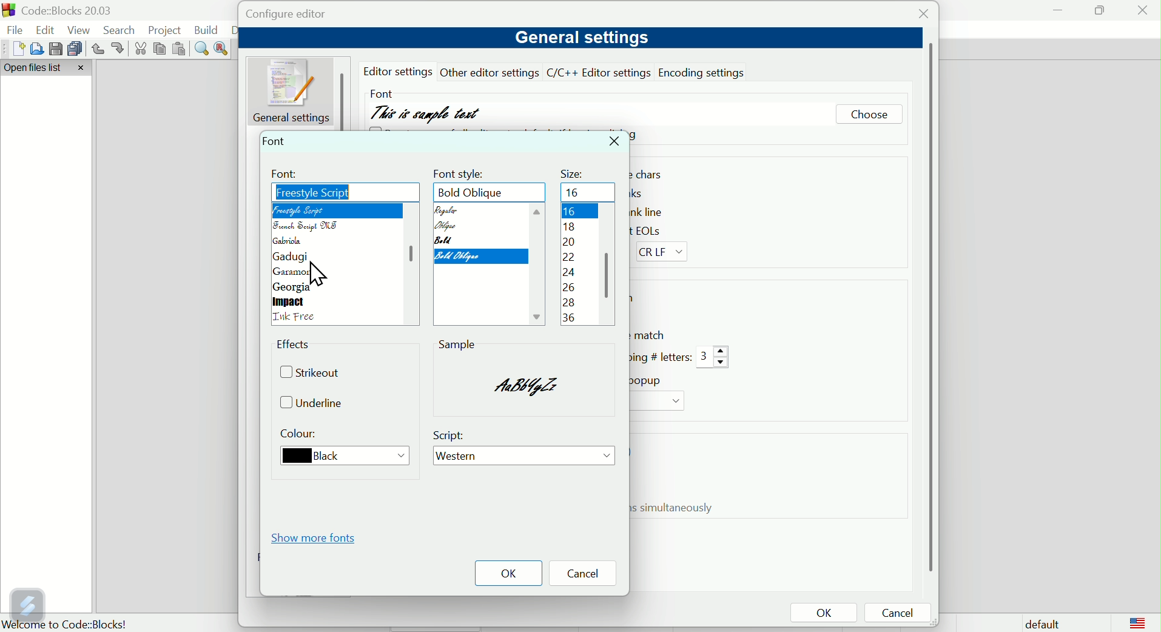 The image size is (1161, 632). I want to click on scroll bar, so click(608, 275).